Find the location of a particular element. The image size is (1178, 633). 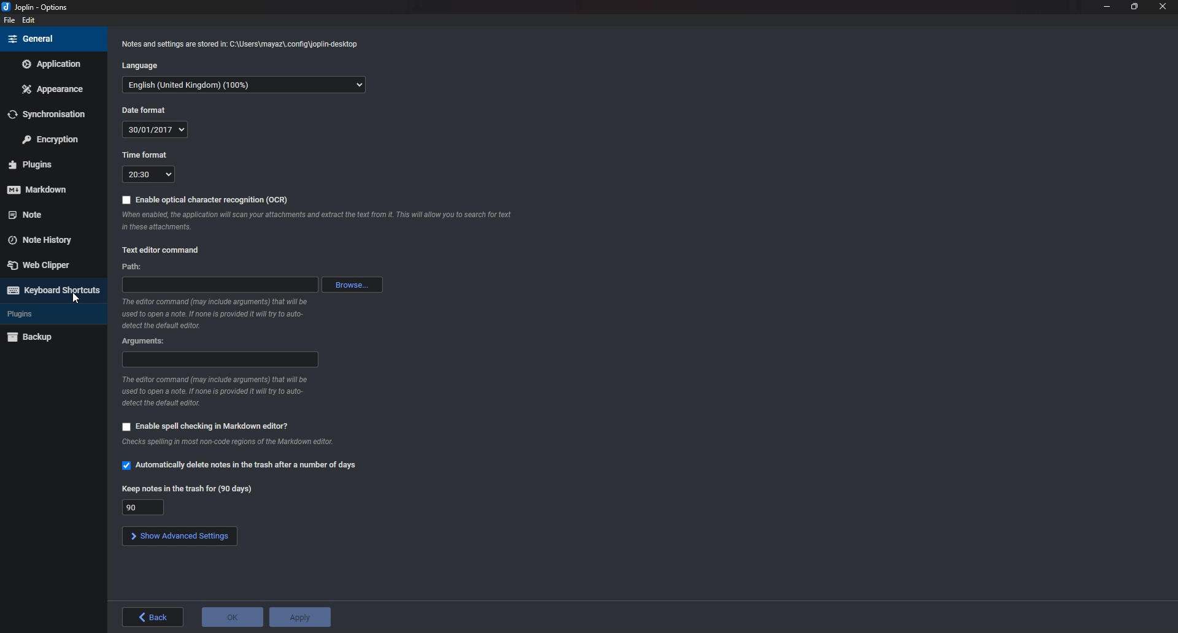

browse is located at coordinates (351, 284).